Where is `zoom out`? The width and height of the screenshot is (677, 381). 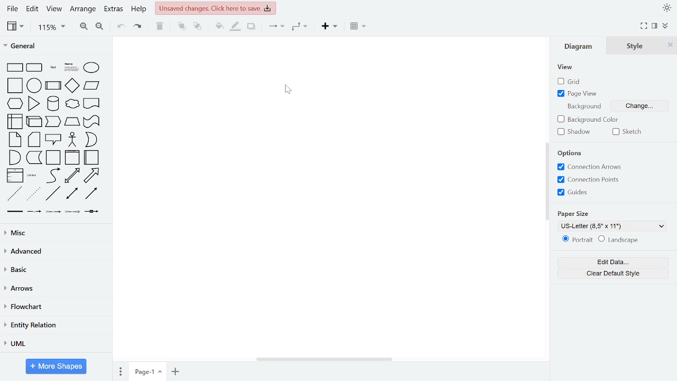
zoom out is located at coordinates (100, 27).